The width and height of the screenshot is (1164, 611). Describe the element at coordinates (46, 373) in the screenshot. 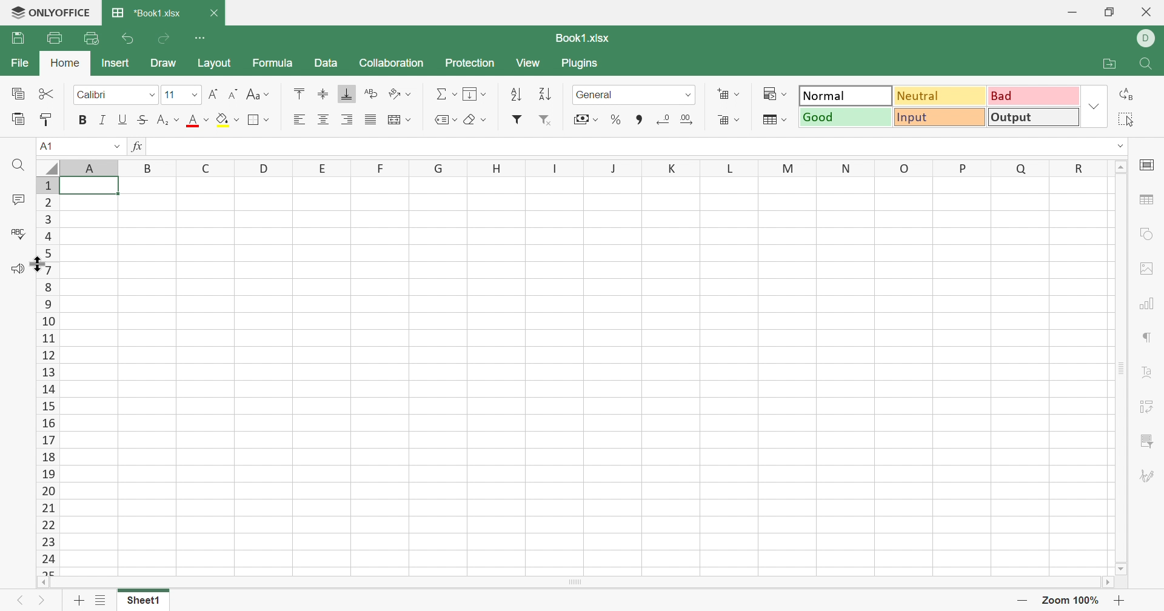

I see `Row Number` at that location.